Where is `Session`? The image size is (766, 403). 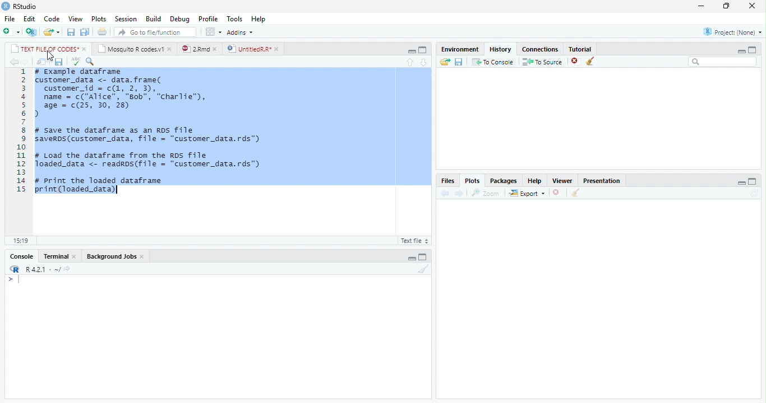 Session is located at coordinates (124, 20).